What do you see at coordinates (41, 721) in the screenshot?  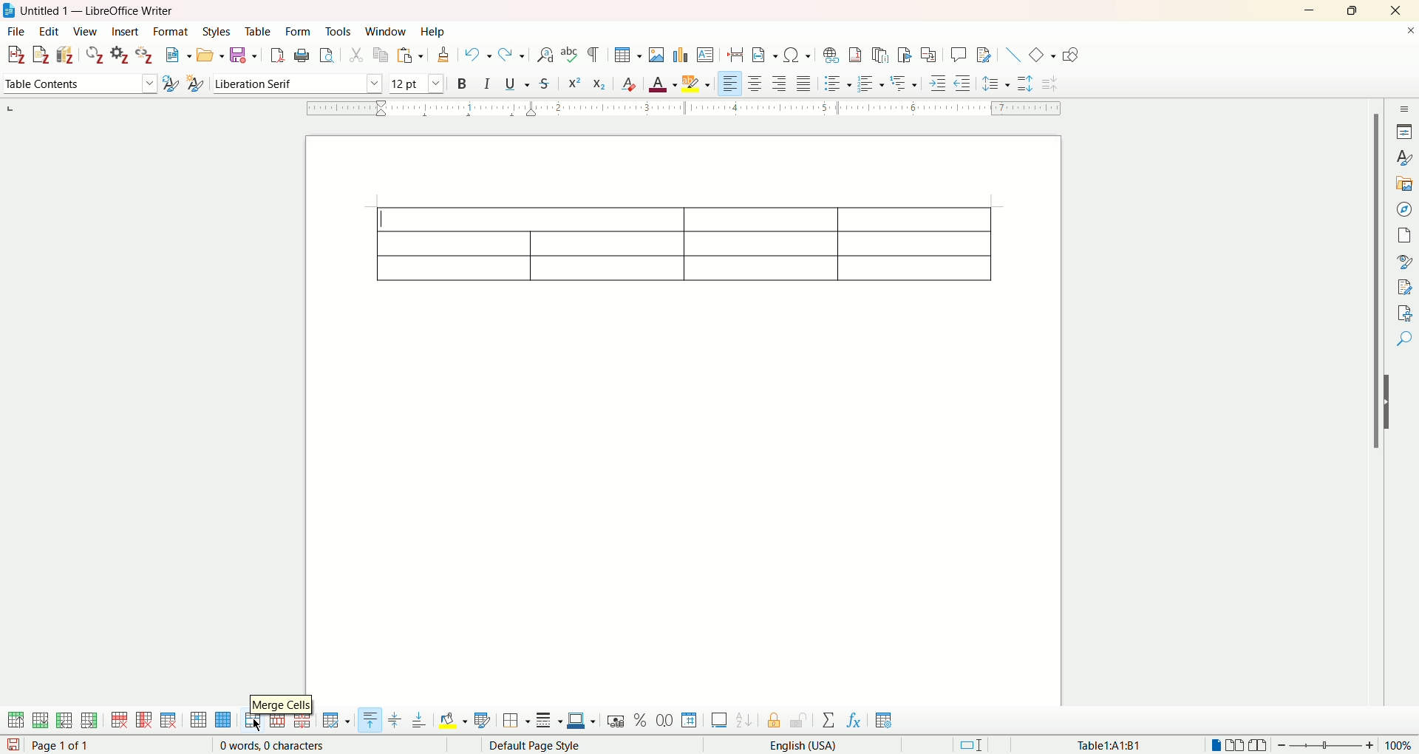 I see `insert row below` at bounding box center [41, 721].